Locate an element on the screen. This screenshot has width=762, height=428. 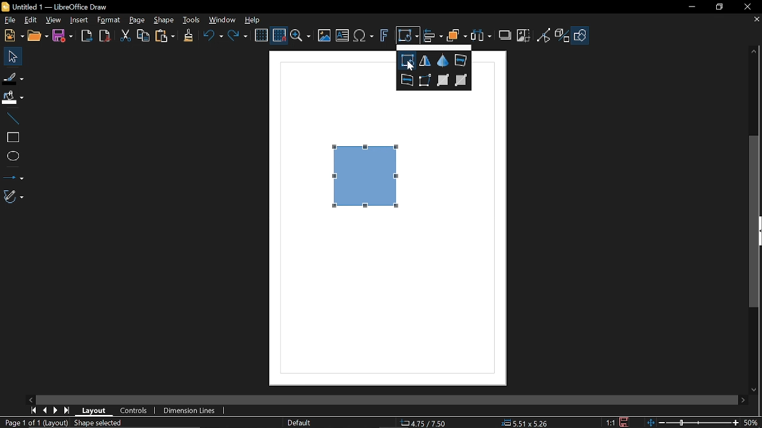
Display grid is located at coordinates (261, 36).